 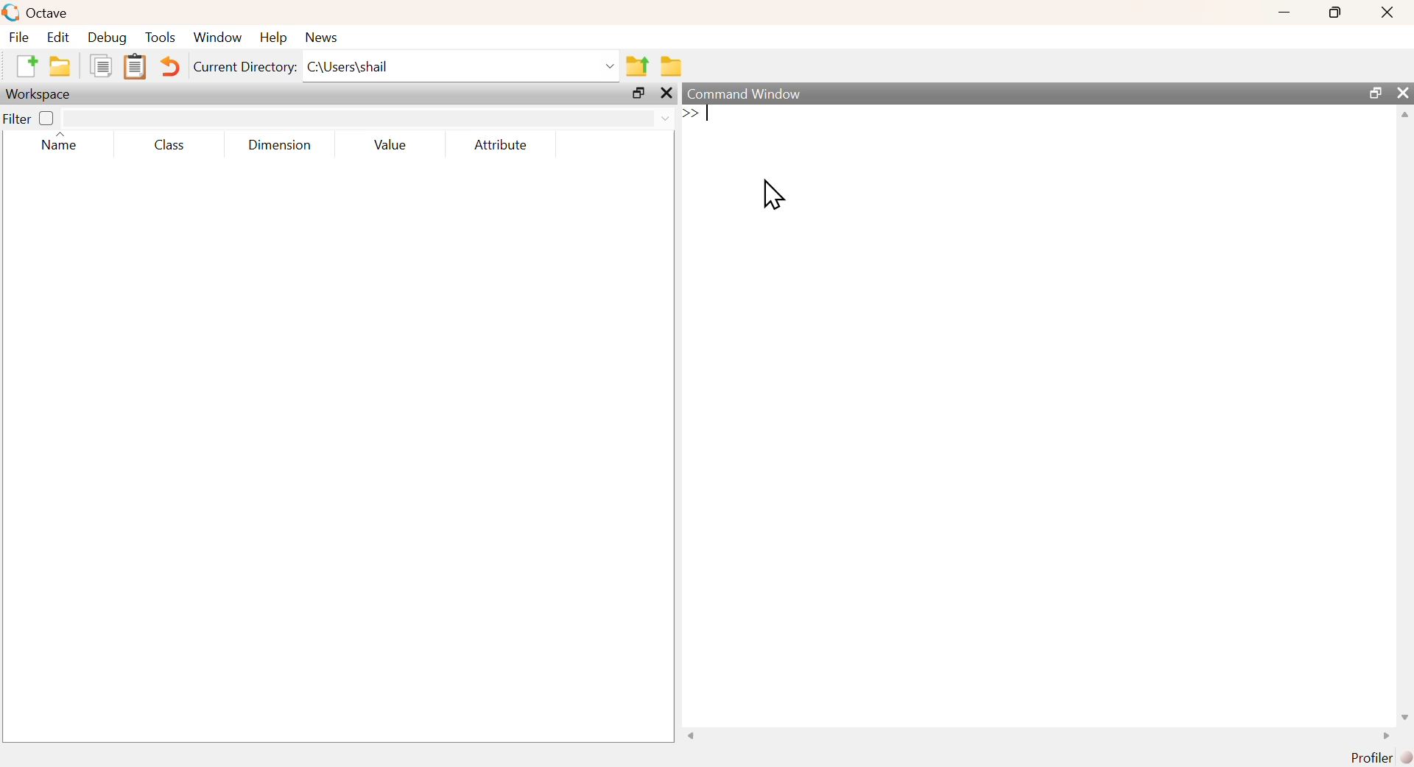 I want to click on cursor, so click(x=773, y=194).